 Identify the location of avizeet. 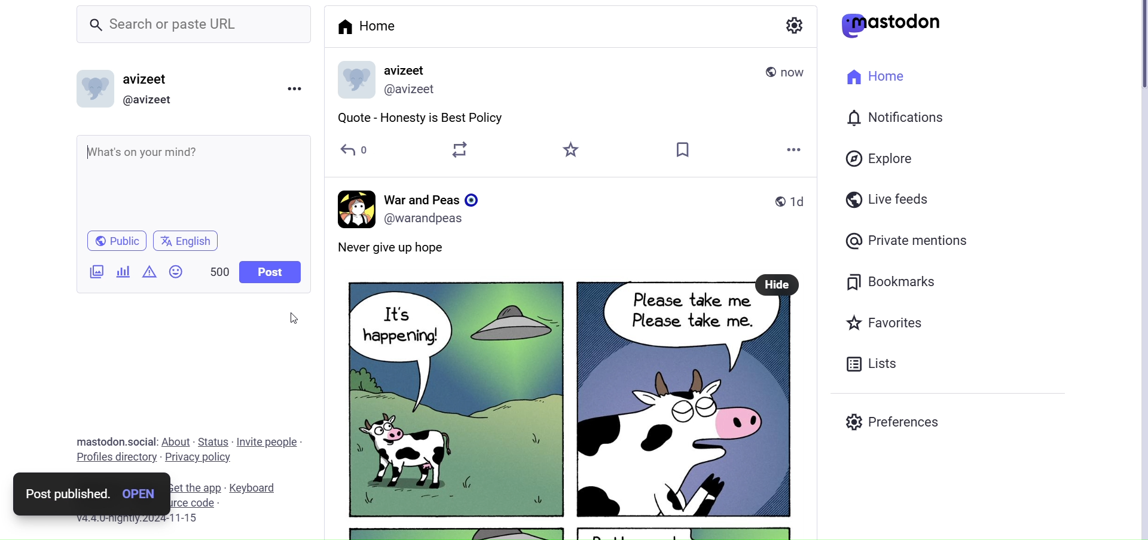
(148, 78).